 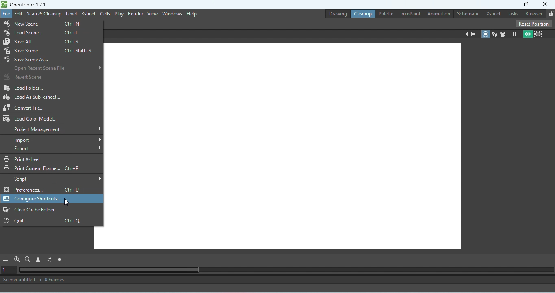 I want to click on InknPaint, so click(x=410, y=14).